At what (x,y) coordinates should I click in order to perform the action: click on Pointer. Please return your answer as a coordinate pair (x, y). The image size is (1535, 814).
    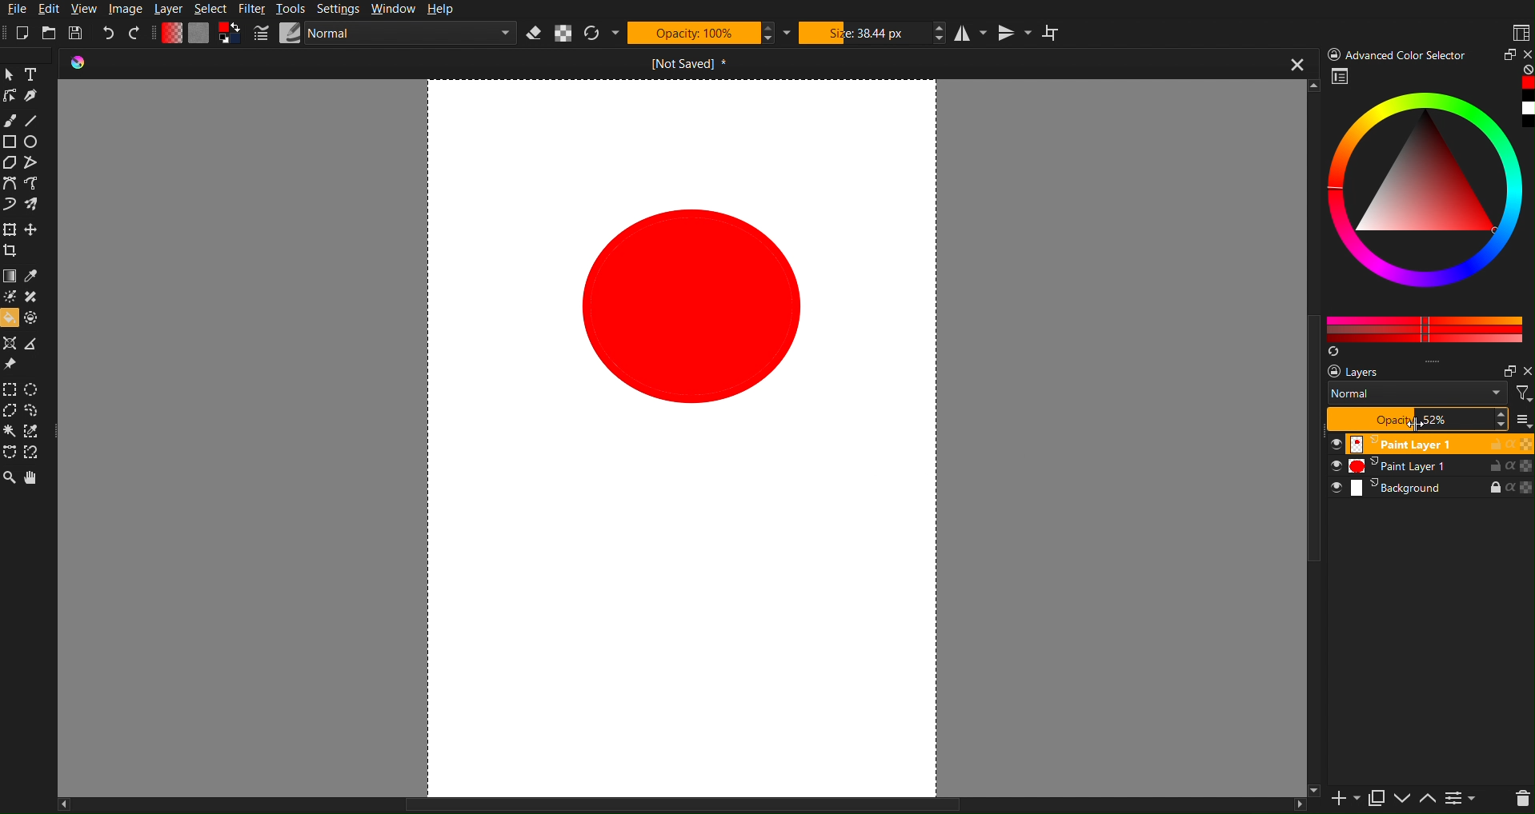
    Looking at the image, I should click on (10, 74).